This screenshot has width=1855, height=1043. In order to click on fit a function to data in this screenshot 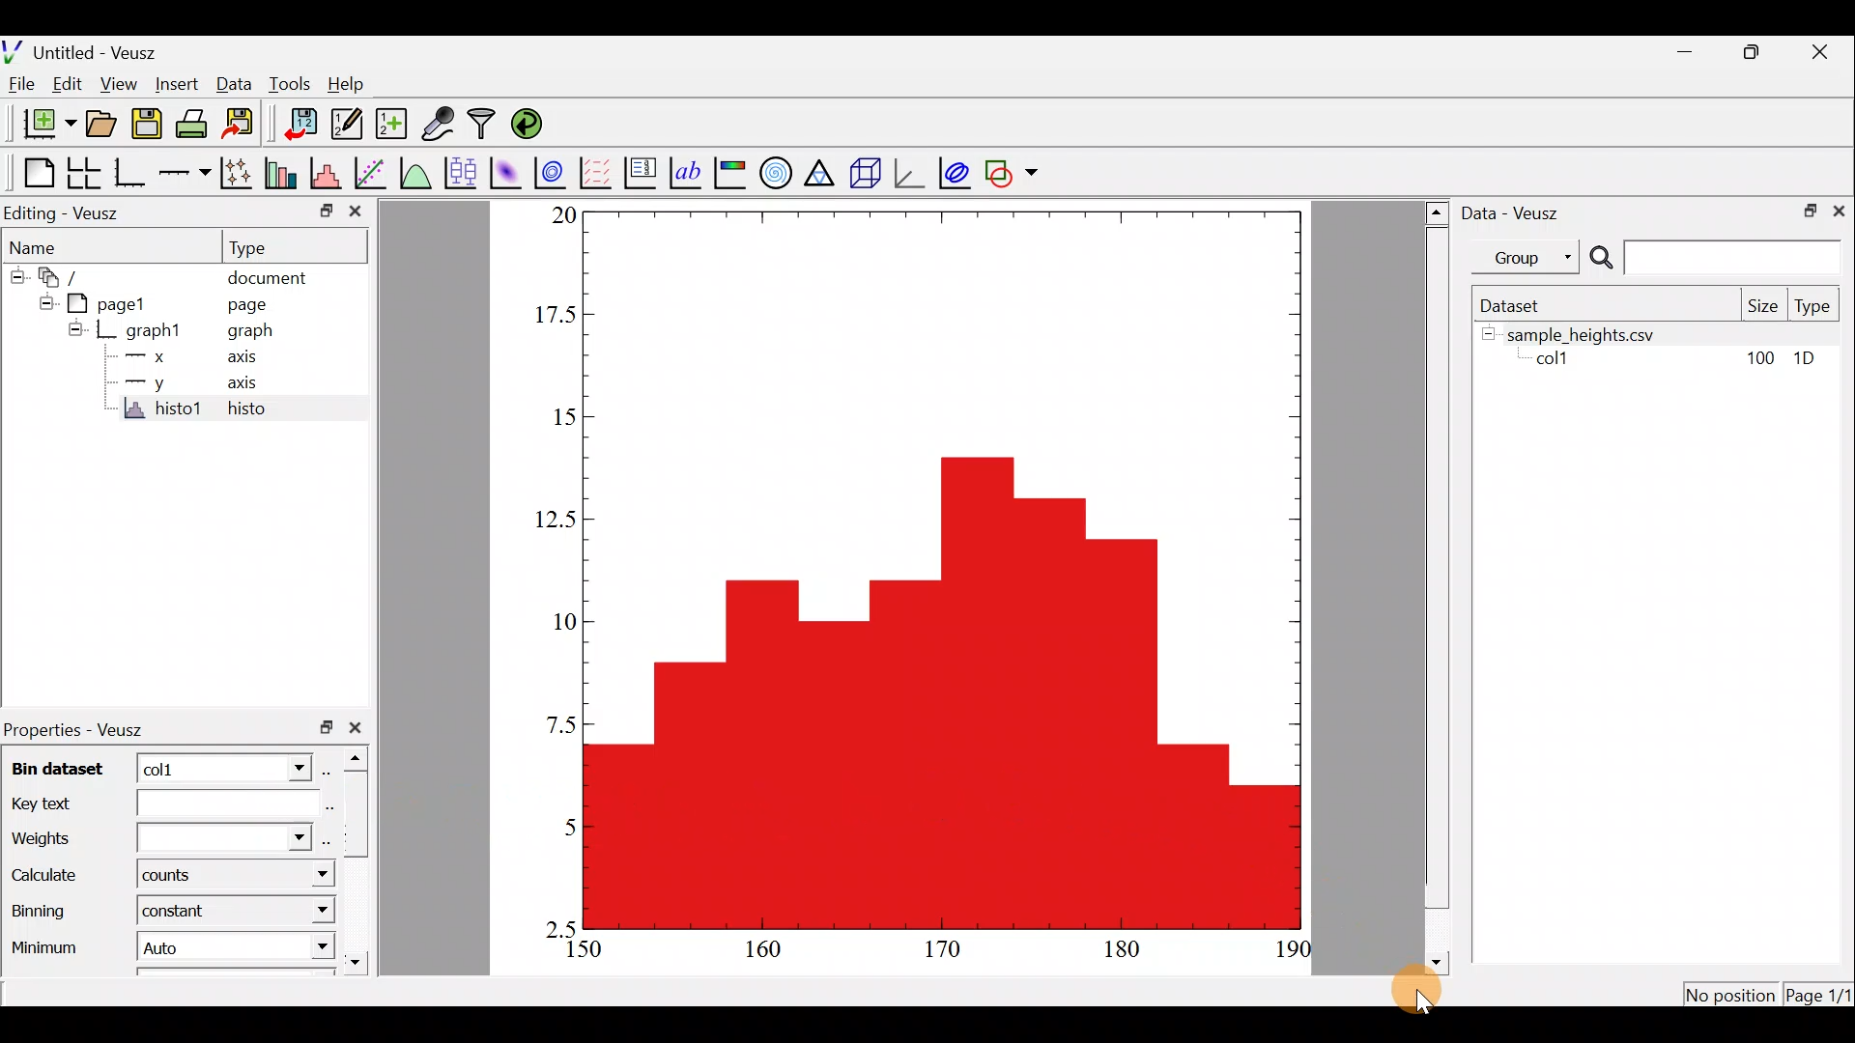, I will do `click(373, 173)`.